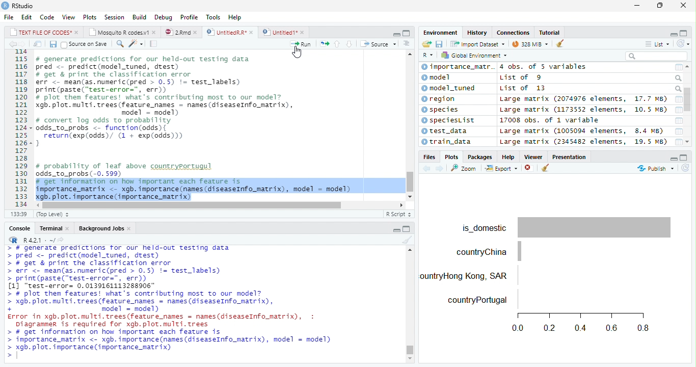 This screenshot has height=367, width=696. Describe the element at coordinates (170, 104) in the screenshot. I see `# generate predictions for our held-out testing data
pred <- predict(model_tuned, drest)
# get & print the classification error
err <- mean(as.numeric(pred > 0.5) != test_labels)
print (paste(“test-error=", err))
# plot them features! what's contributing most to our model?
gb. plot. multi. trees (feature_names = names (diseaseInfo_matrix),
model = model)
# convert log odds to probability
odds_to_probs <- function(odds){
return(exp(odds)/ (1 + exp(0dds)))
3` at that location.